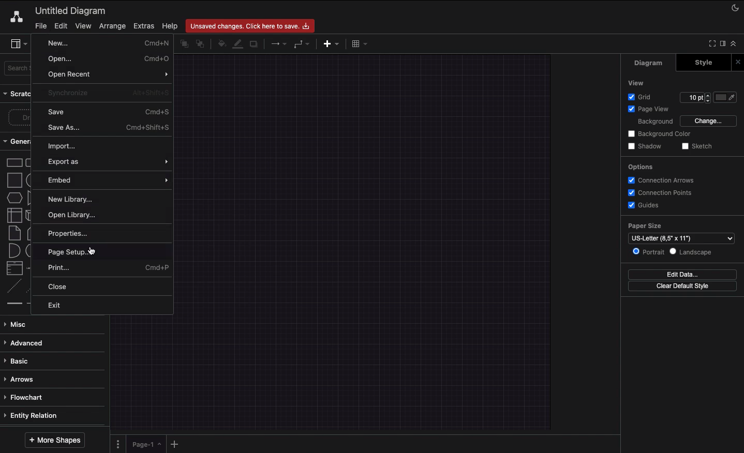  Describe the element at coordinates (15, 251) in the screenshot. I see `And` at that location.